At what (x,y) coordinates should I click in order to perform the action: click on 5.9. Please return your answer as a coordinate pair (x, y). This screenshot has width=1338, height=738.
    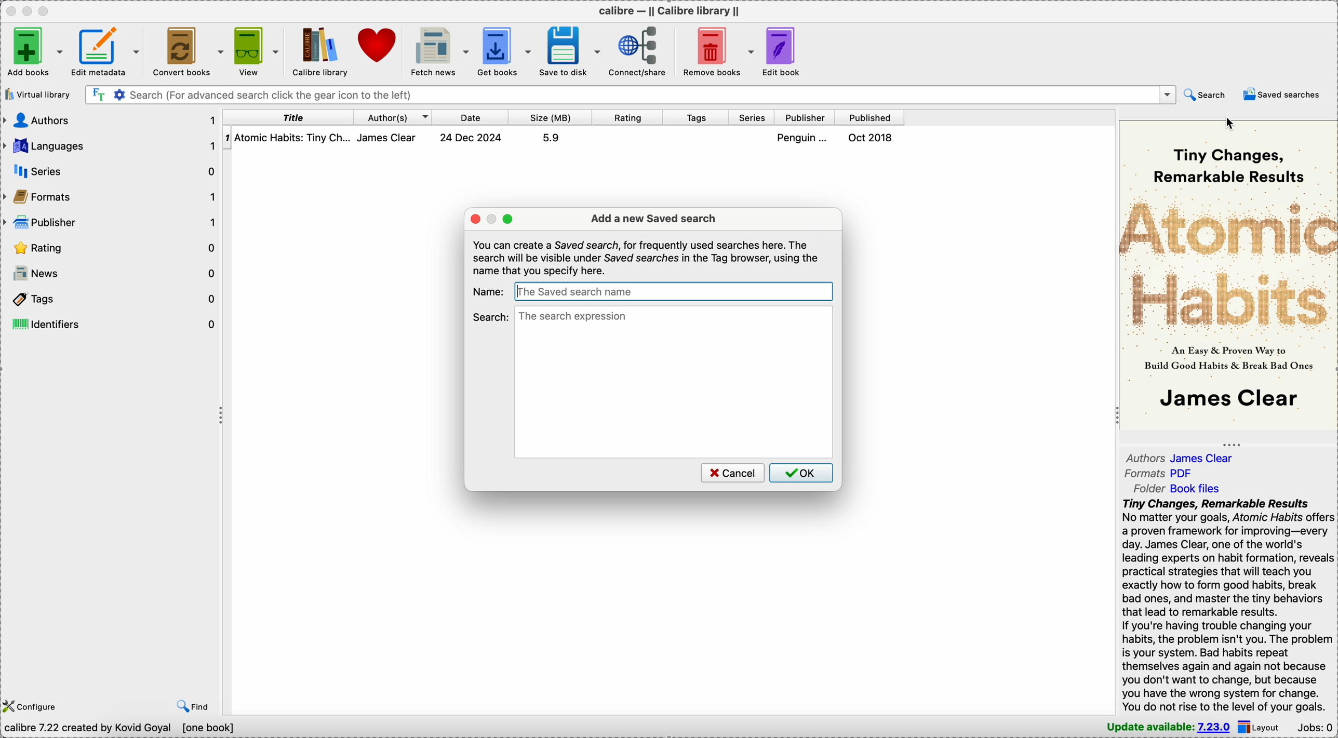
    Looking at the image, I should click on (551, 138).